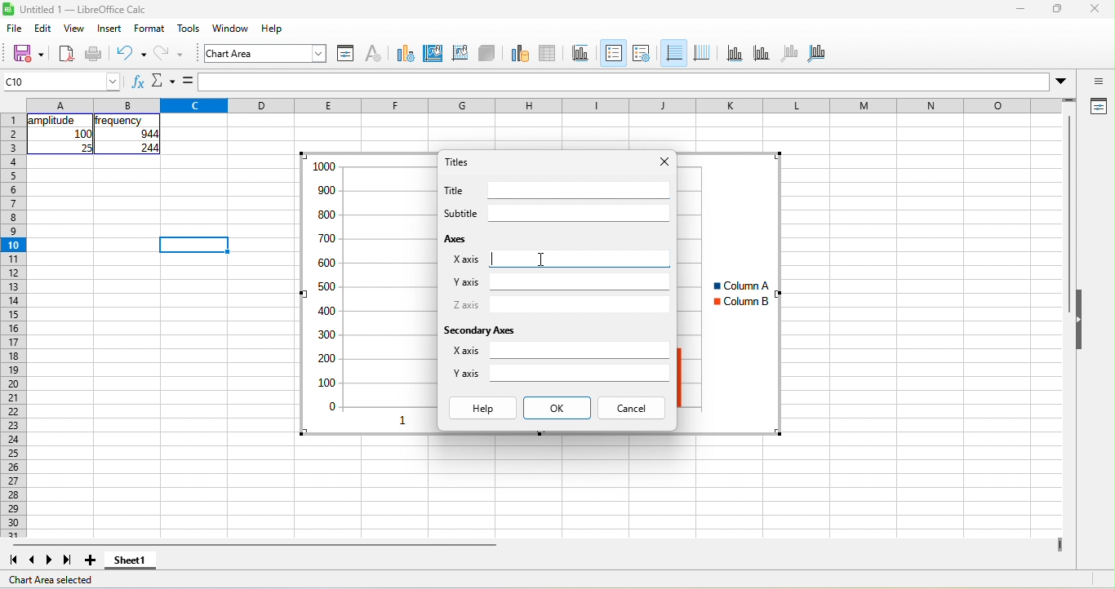  I want to click on cell name, so click(60, 82).